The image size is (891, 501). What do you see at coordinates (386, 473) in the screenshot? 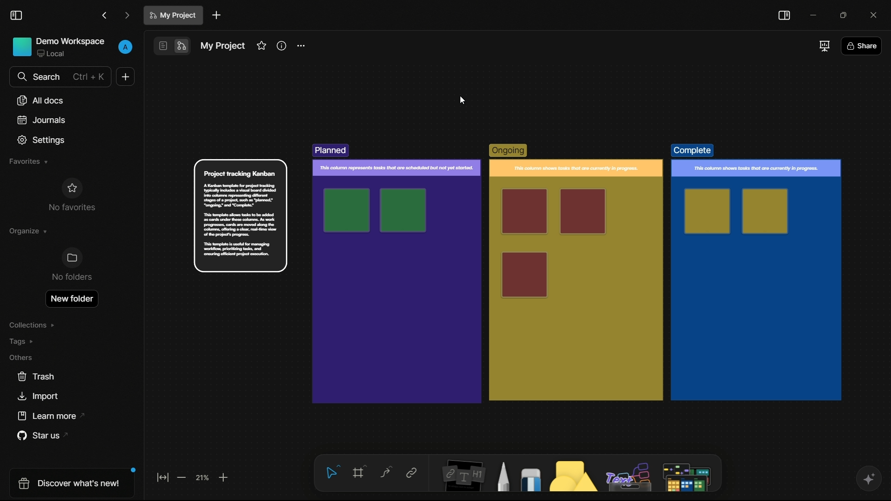
I see `connectors` at bounding box center [386, 473].